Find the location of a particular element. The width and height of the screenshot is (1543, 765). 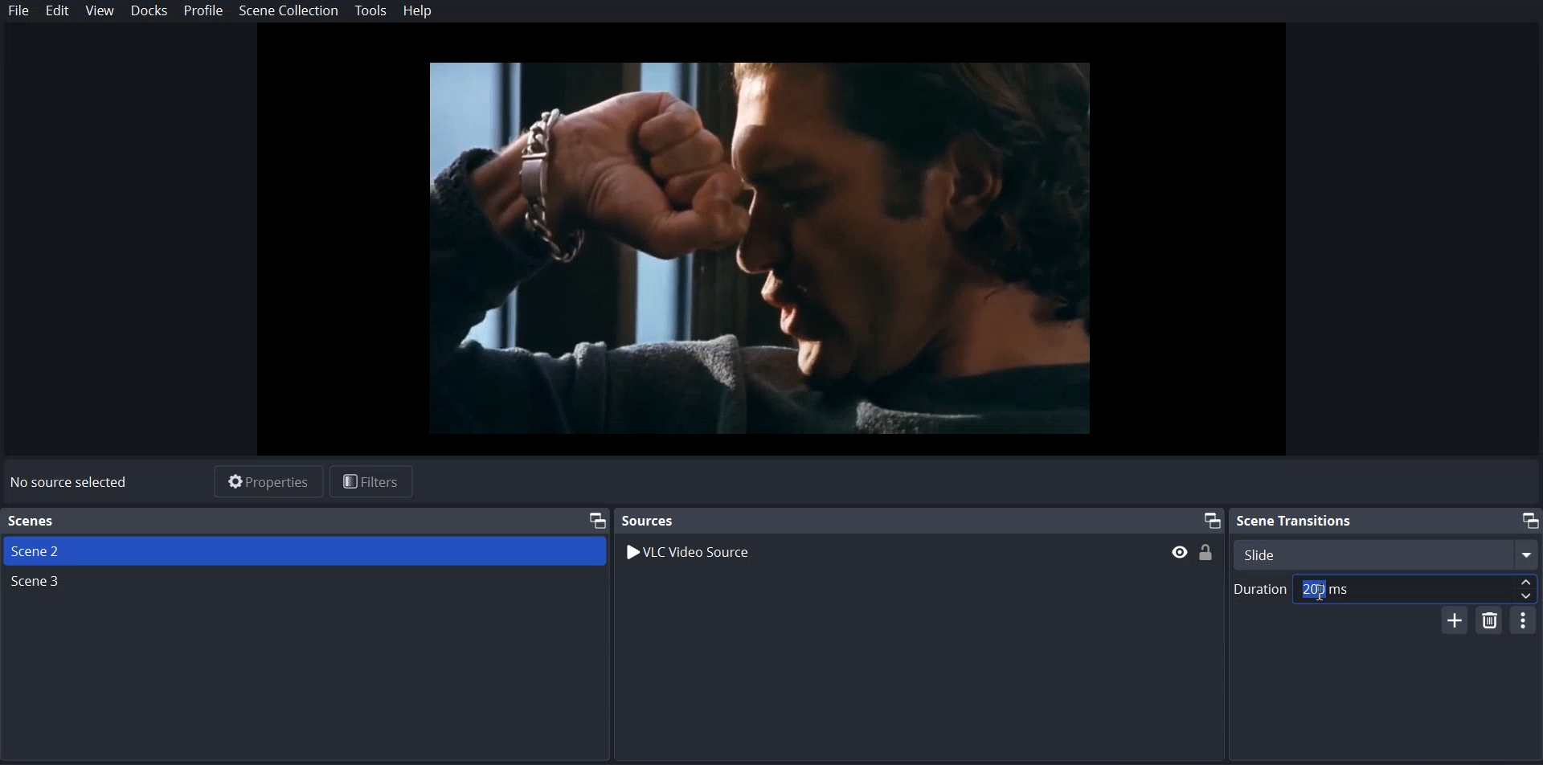

Add Configurable Transition is located at coordinates (1456, 619).